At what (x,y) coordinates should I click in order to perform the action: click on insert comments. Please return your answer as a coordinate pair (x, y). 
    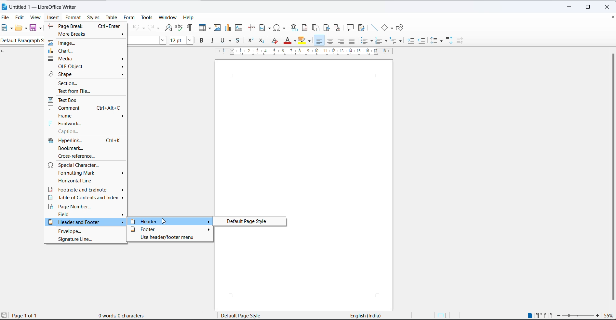
    Looking at the image, I should click on (350, 28).